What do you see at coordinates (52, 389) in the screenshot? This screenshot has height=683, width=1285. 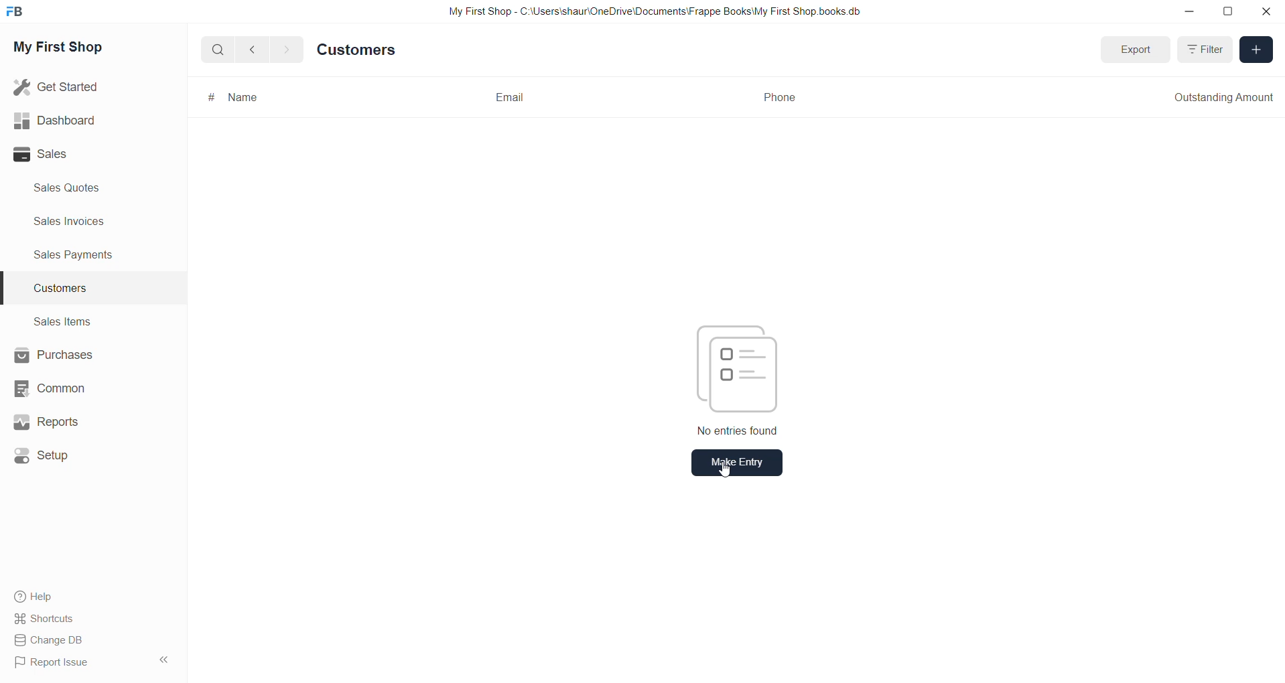 I see `Common` at bounding box center [52, 389].